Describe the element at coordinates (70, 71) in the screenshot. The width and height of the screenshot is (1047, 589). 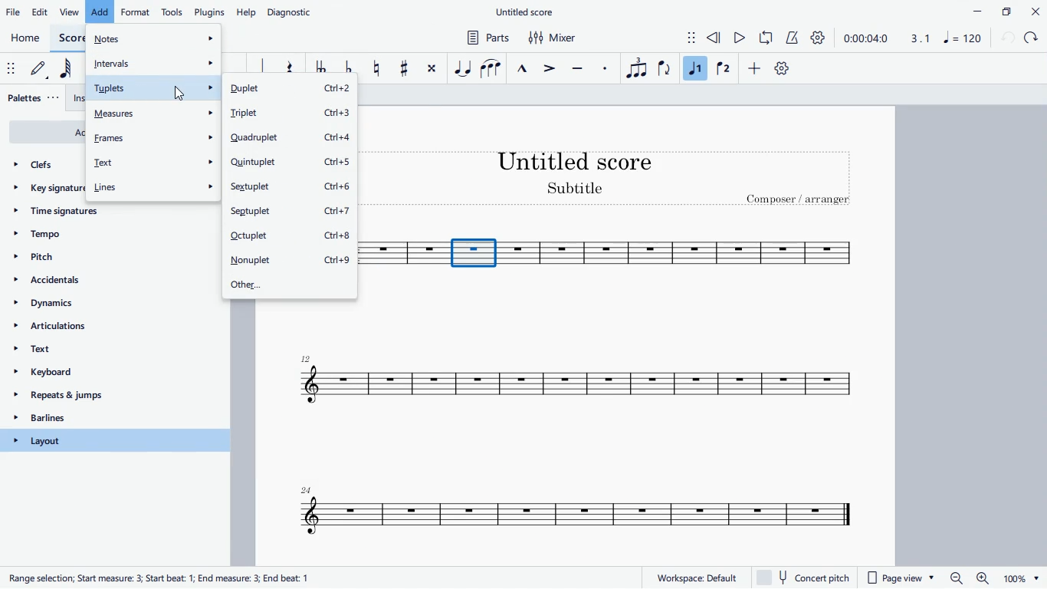
I see `64th note` at that location.